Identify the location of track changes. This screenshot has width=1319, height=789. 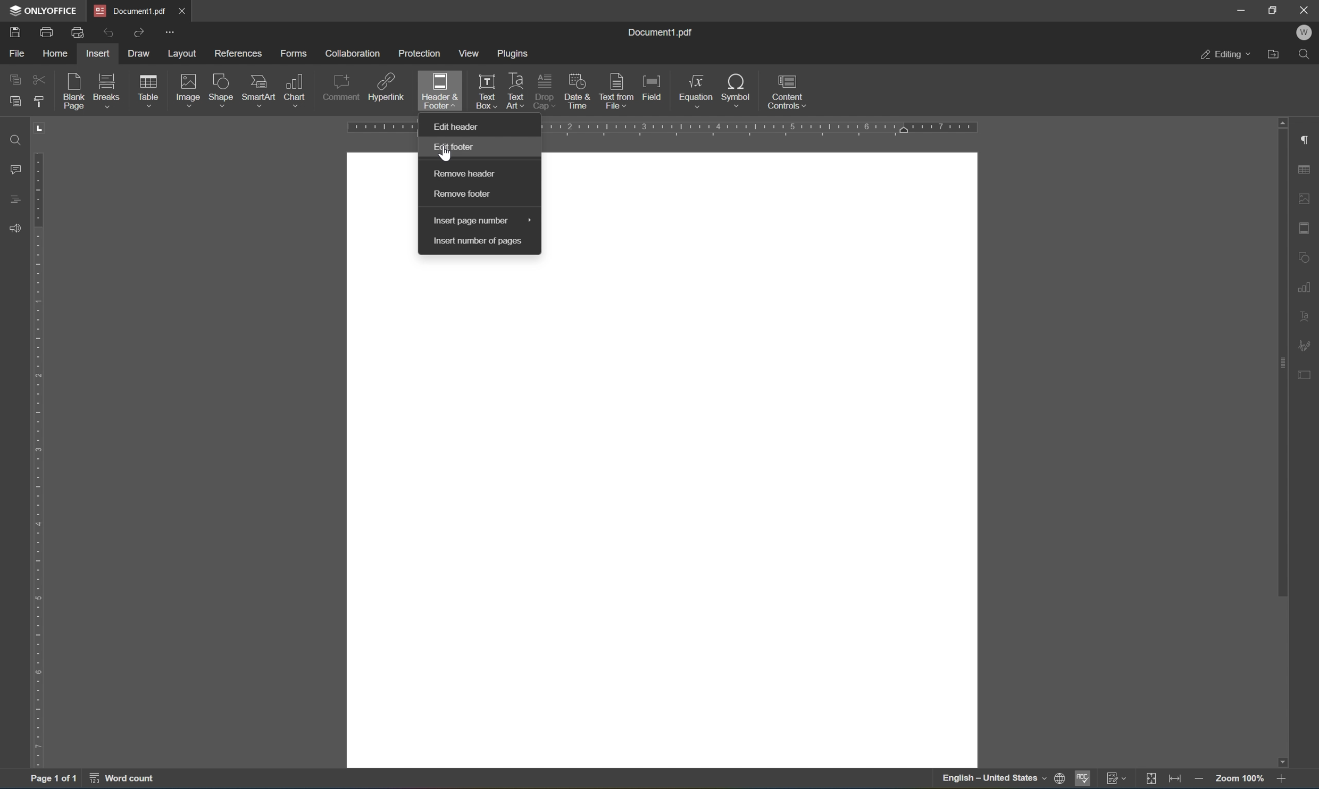
(1115, 779).